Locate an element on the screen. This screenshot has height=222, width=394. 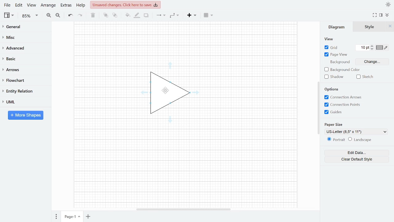
Add page is located at coordinates (88, 217).